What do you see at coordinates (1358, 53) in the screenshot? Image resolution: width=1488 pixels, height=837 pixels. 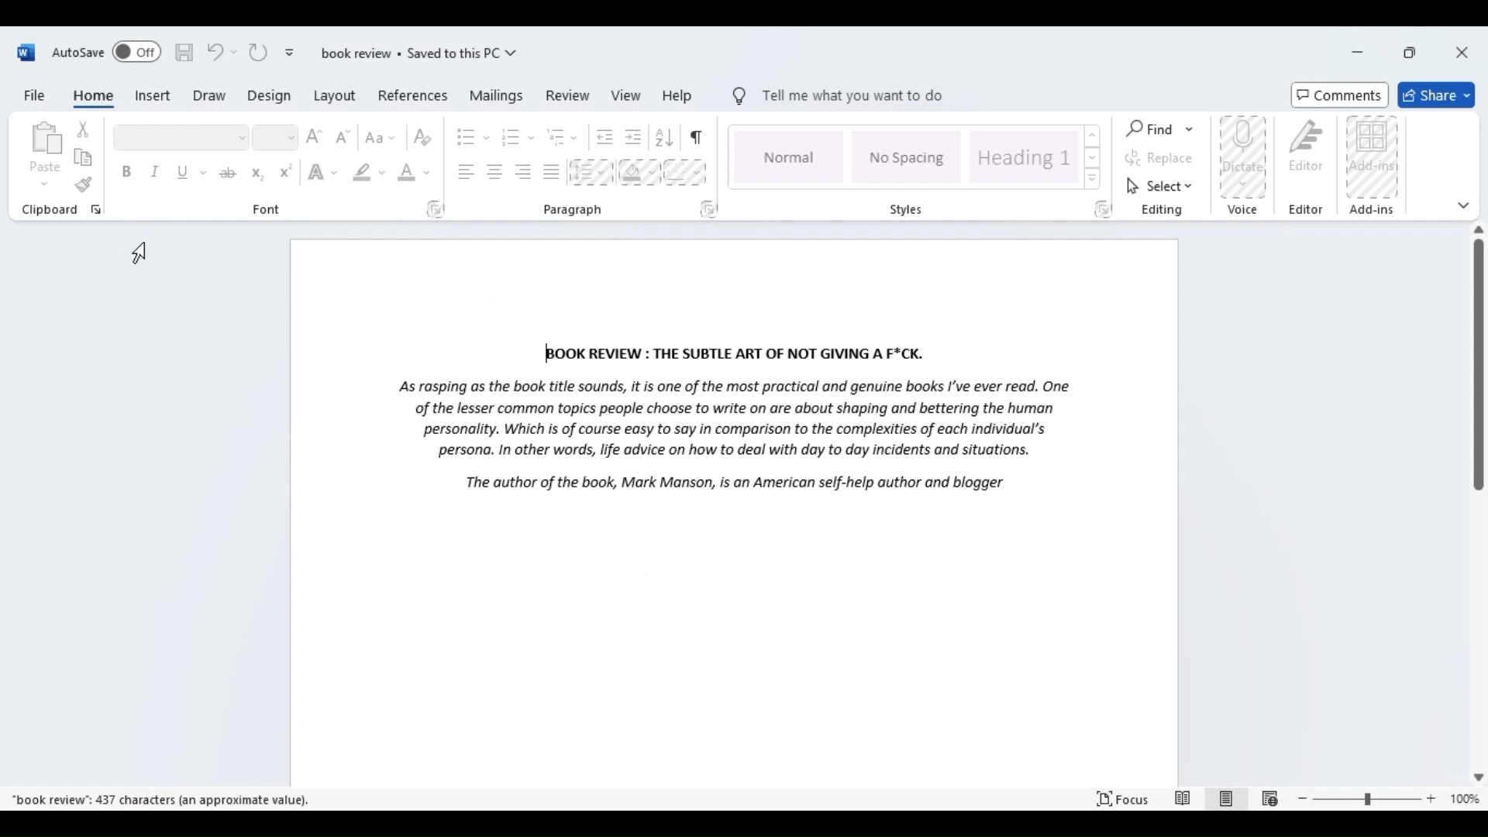 I see `minimize` at bounding box center [1358, 53].